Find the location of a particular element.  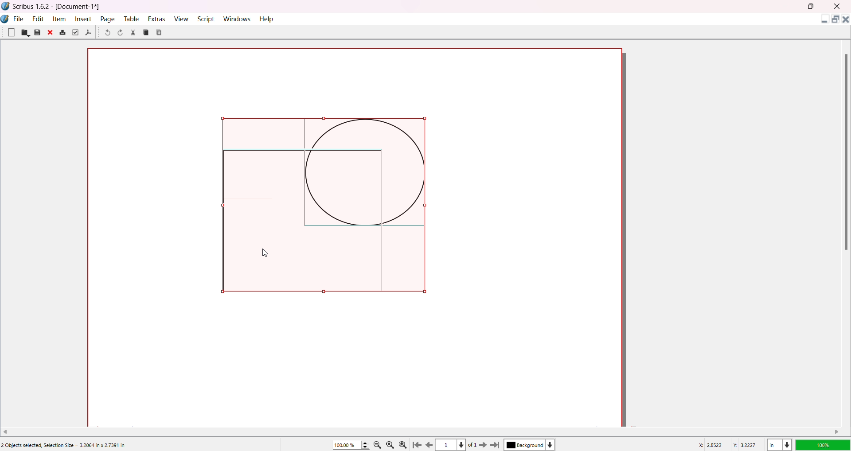

Move right is located at coordinates (837, 432).